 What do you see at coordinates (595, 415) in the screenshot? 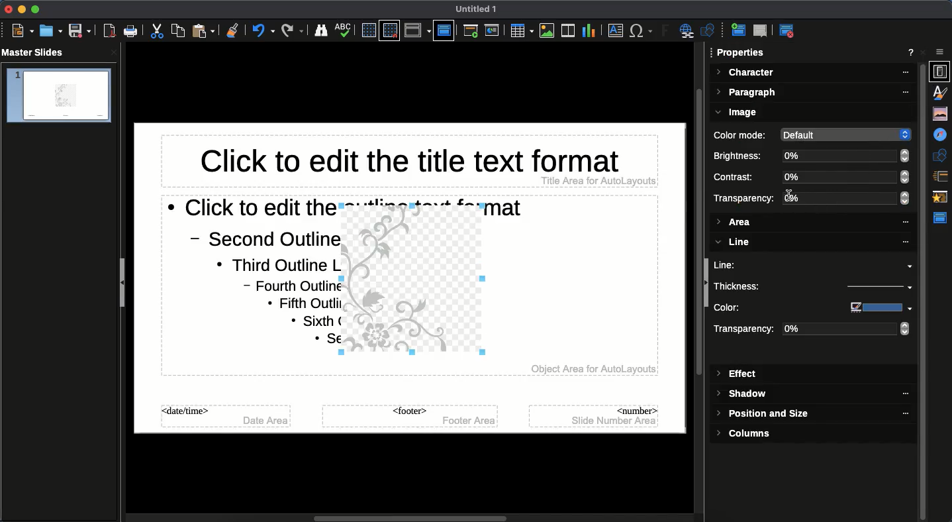
I see `Master slide number` at bounding box center [595, 415].